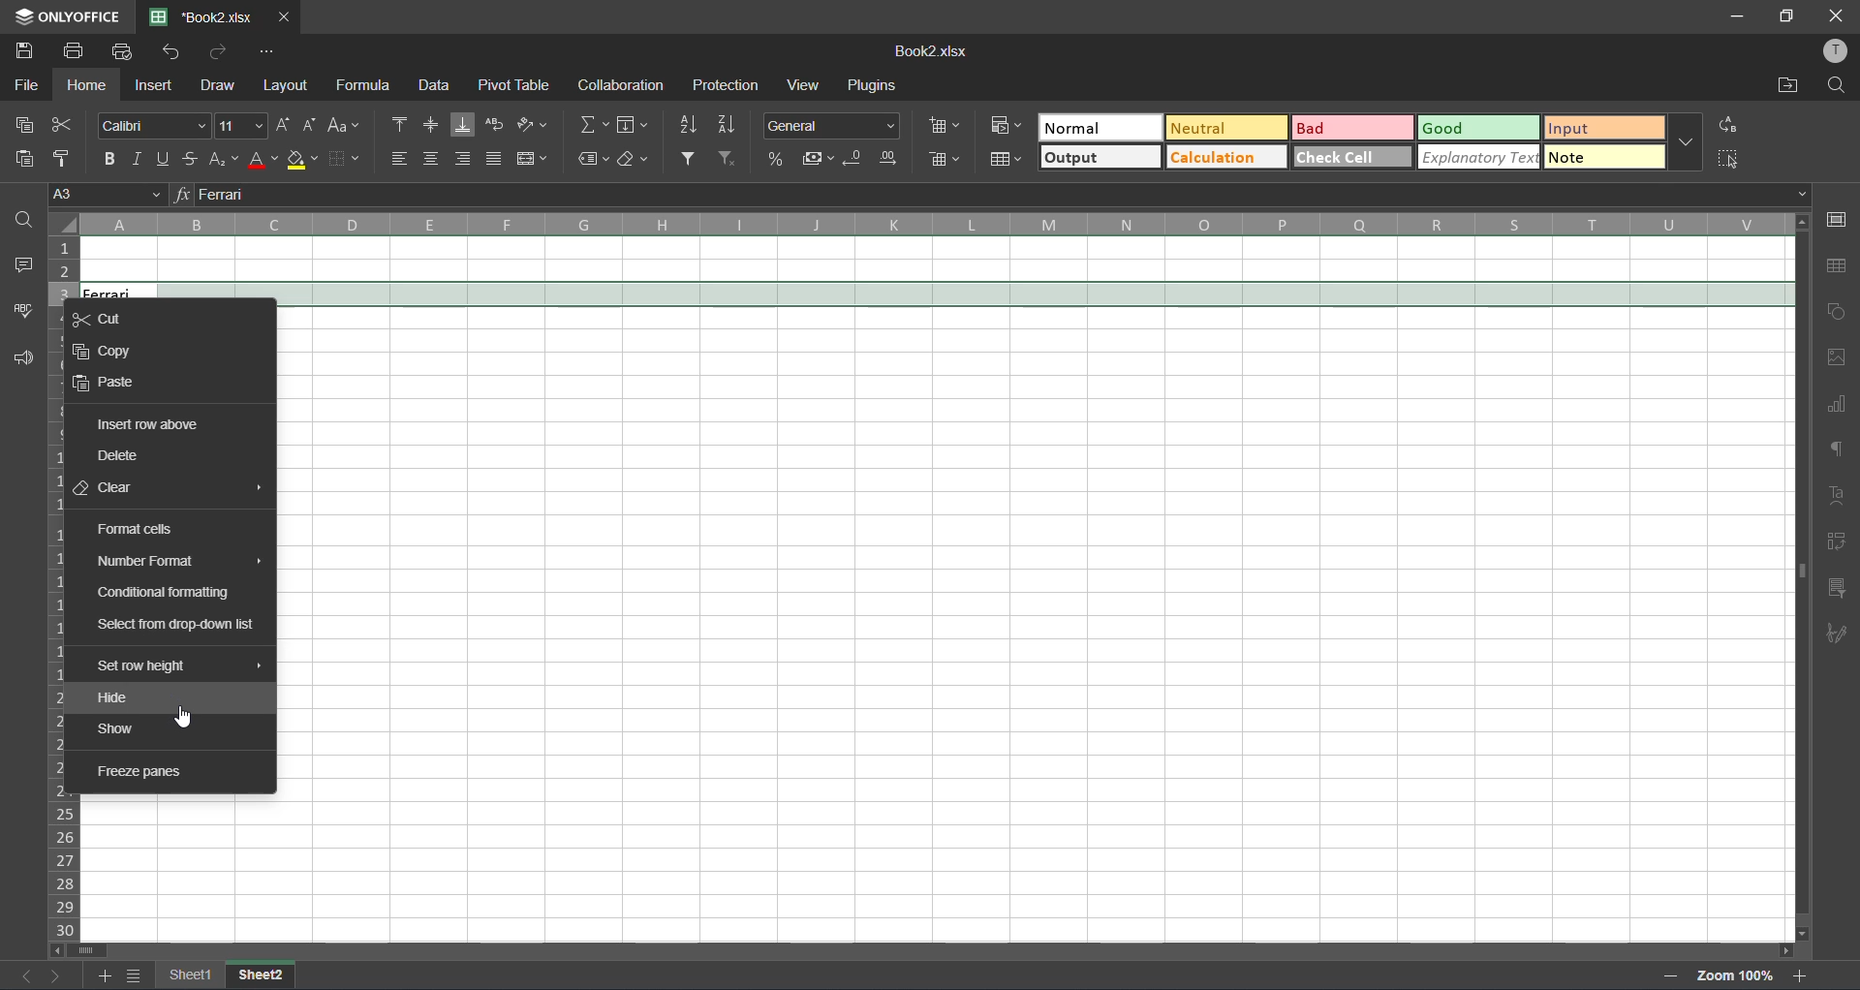 This screenshot has height=990, width=1860. Describe the element at coordinates (15, 157) in the screenshot. I see `paste` at that location.